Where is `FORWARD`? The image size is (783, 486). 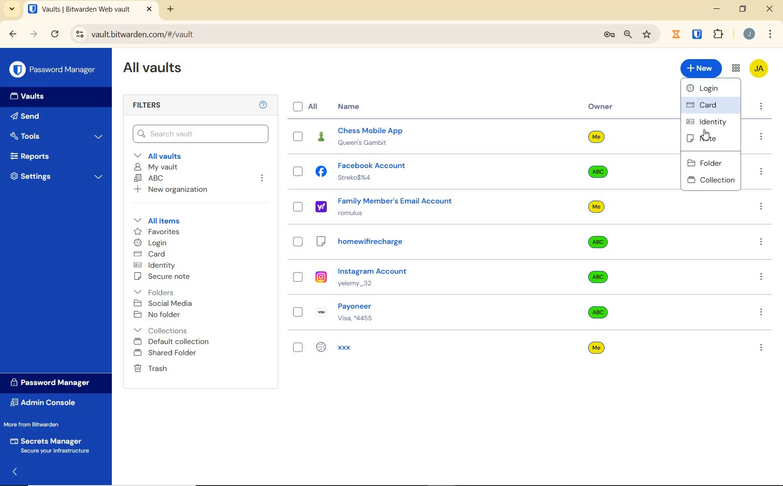 FORWARD is located at coordinates (34, 35).